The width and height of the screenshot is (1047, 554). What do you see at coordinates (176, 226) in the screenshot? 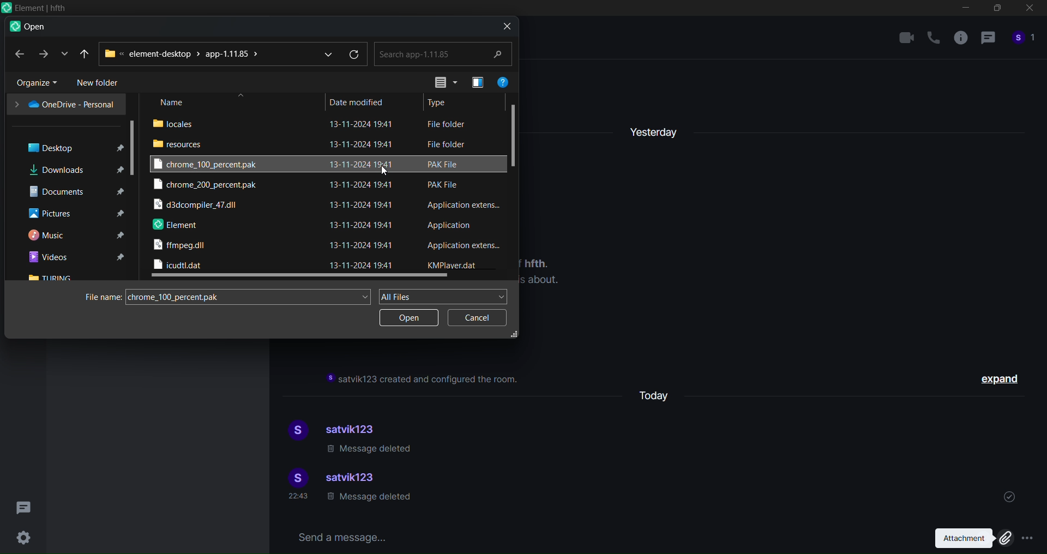
I see `element` at bounding box center [176, 226].